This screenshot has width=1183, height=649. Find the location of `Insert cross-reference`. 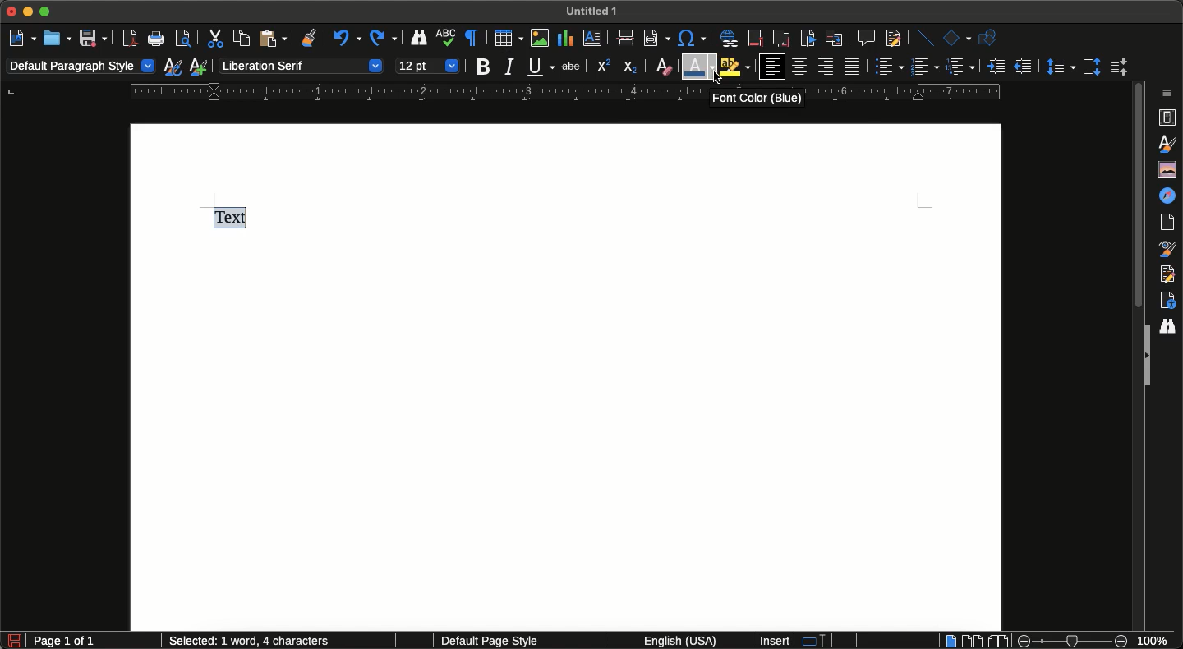

Insert cross-reference is located at coordinates (833, 38).